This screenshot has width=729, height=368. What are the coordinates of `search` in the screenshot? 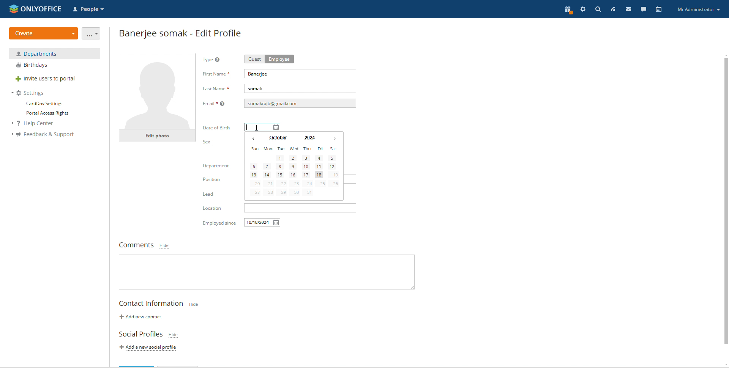 It's located at (598, 9).